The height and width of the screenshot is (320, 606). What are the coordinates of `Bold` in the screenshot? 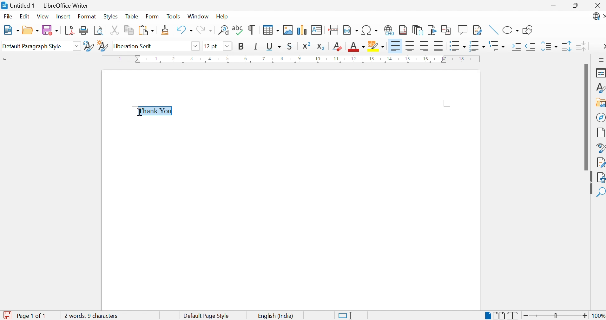 It's located at (241, 45).